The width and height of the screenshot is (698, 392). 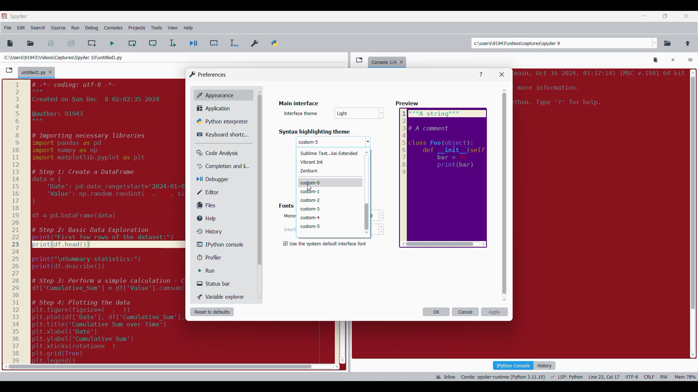 What do you see at coordinates (308, 187) in the screenshot?
I see `` at bounding box center [308, 187].